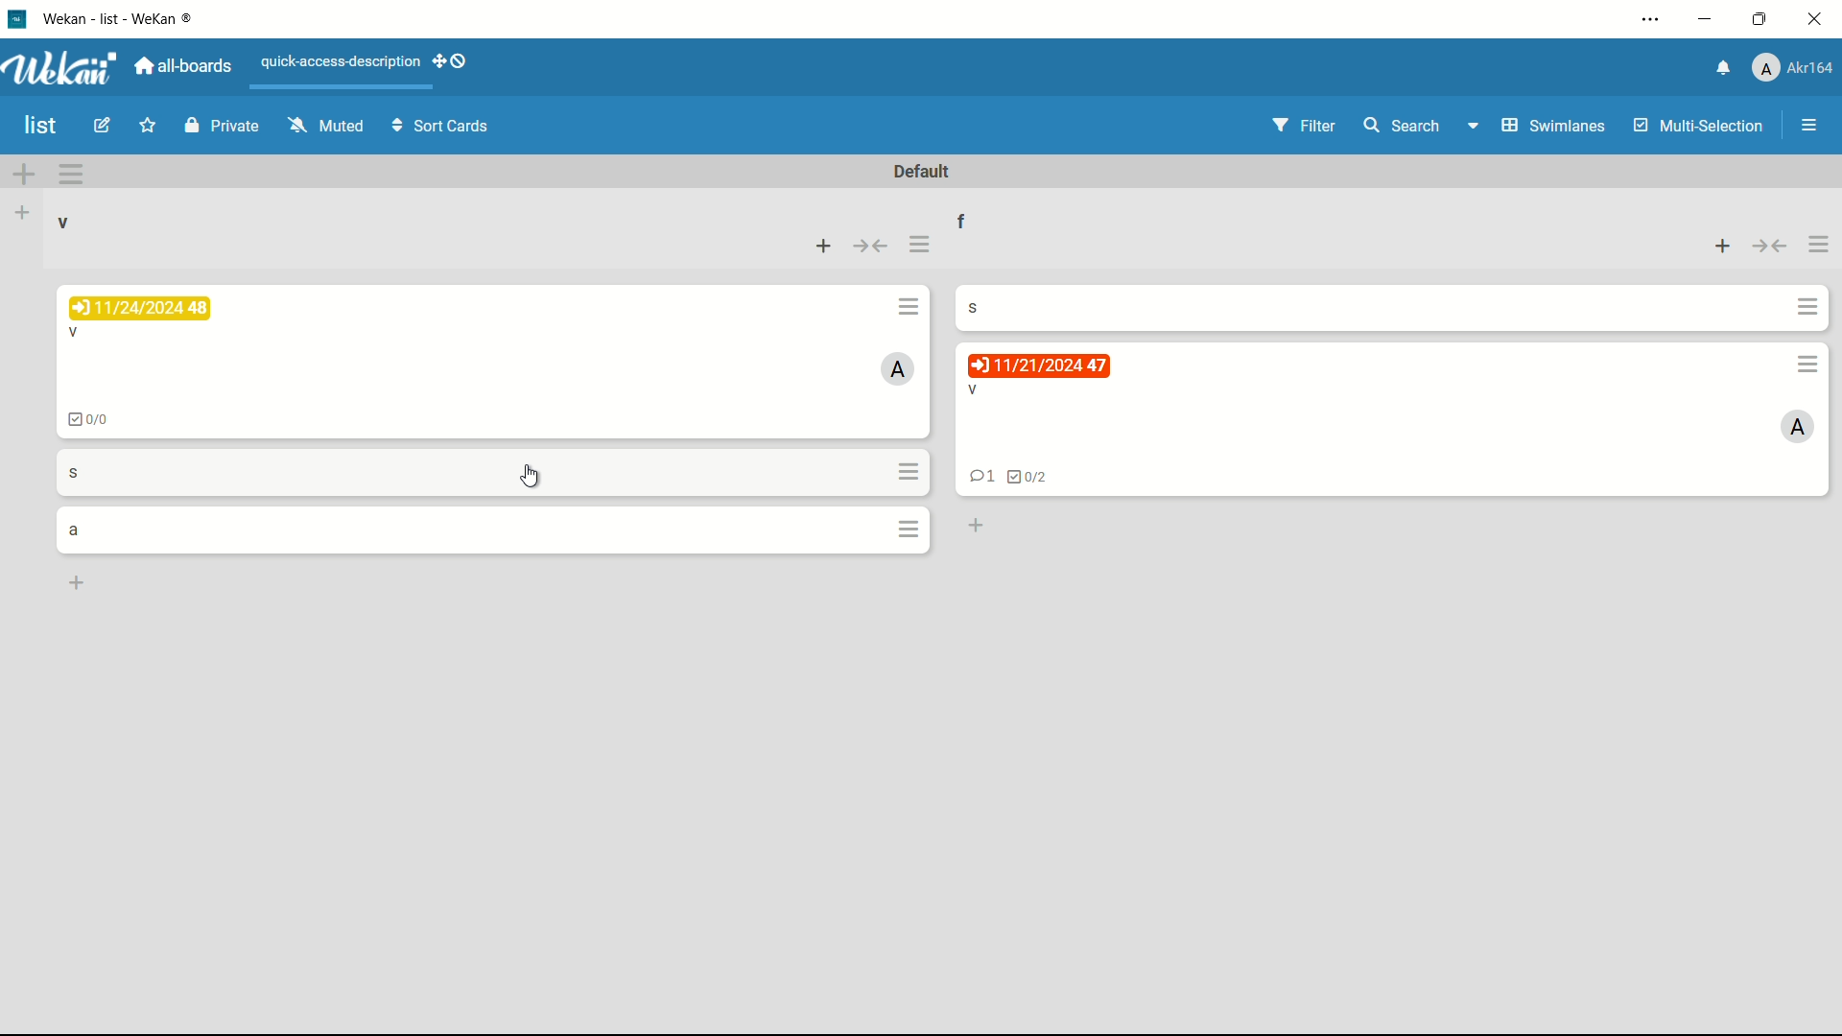 Image resolution: width=1842 pixels, height=1036 pixels. What do you see at coordinates (1818, 246) in the screenshot?
I see `list actions` at bounding box center [1818, 246].